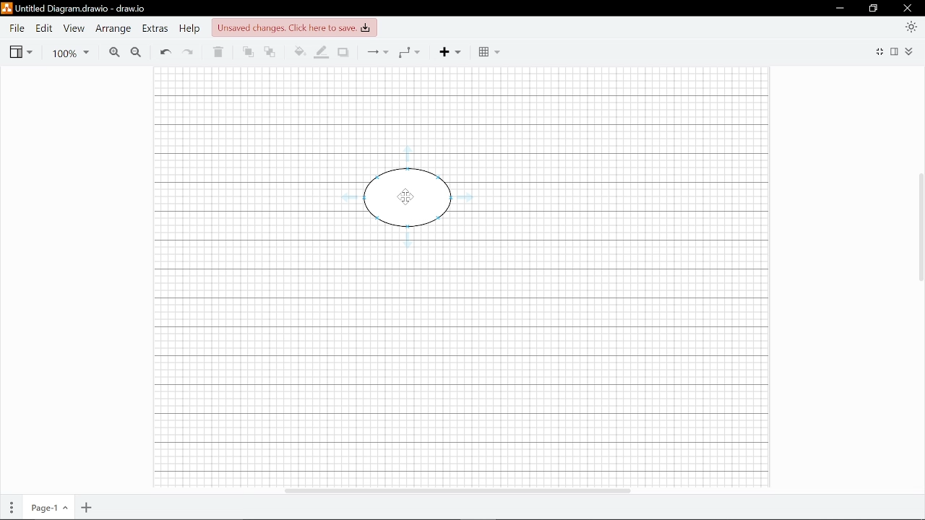 This screenshot has width=925, height=520. What do you see at coordinates (113, 53) in the screenshot?
I see `Zoom in` at bounding box center [113, 53].